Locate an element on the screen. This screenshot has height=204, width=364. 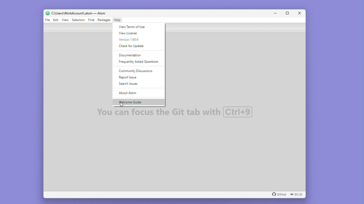
Frequently asked questions is located at coordinates (139, 61).